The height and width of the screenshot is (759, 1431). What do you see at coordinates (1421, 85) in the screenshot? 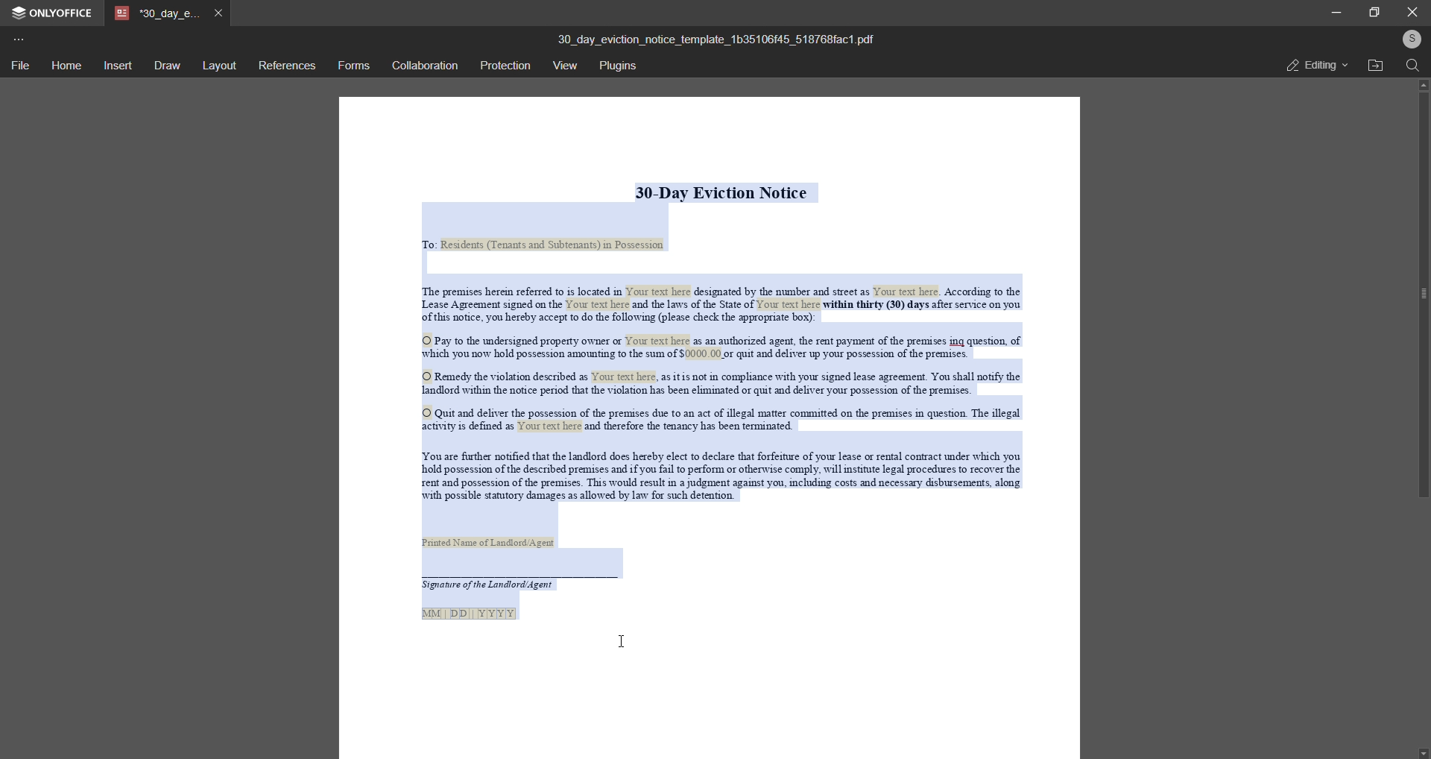
I see `scroll up` at bounding box center [1421, 85].